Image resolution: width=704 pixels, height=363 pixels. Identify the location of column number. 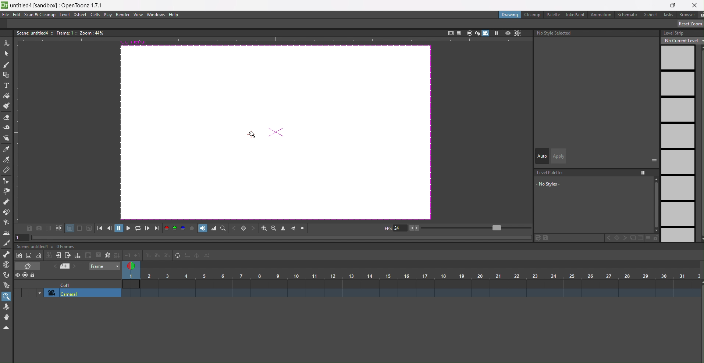
(412, 280).